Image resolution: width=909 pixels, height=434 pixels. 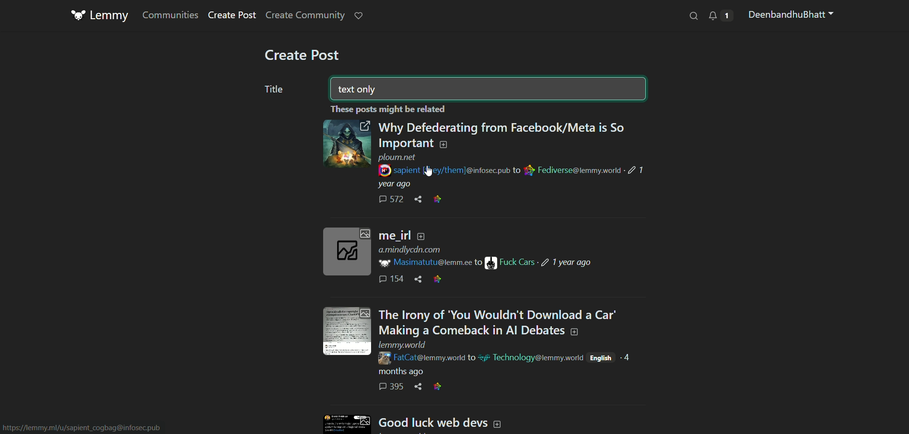 I want to click on Click to expand image, so click(x=346, y=423).